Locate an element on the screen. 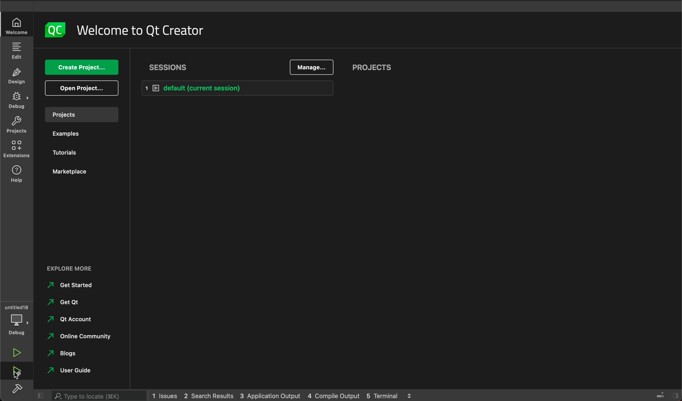  Online Community is located at coordinates (79, 337).